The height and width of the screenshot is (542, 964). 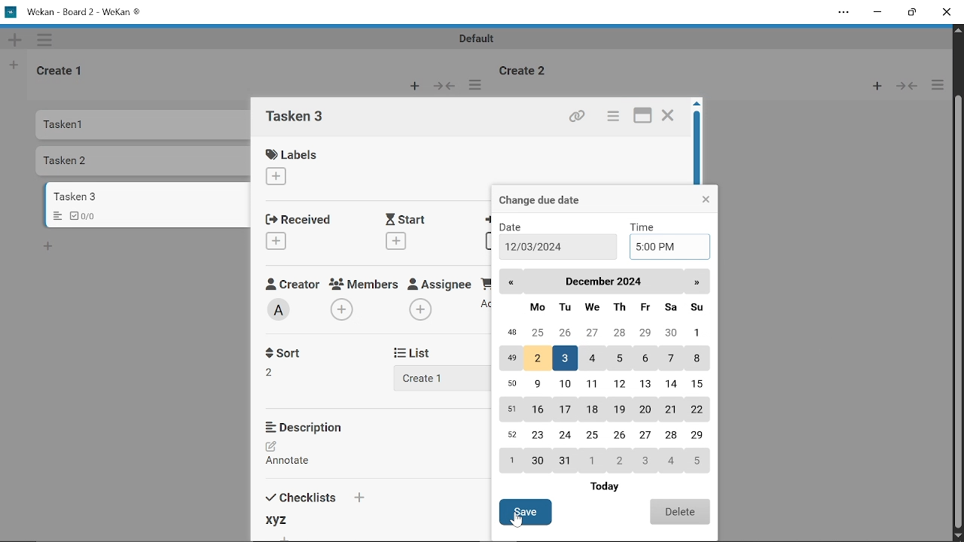 I want to click on Close, so click(x=705, y=199).